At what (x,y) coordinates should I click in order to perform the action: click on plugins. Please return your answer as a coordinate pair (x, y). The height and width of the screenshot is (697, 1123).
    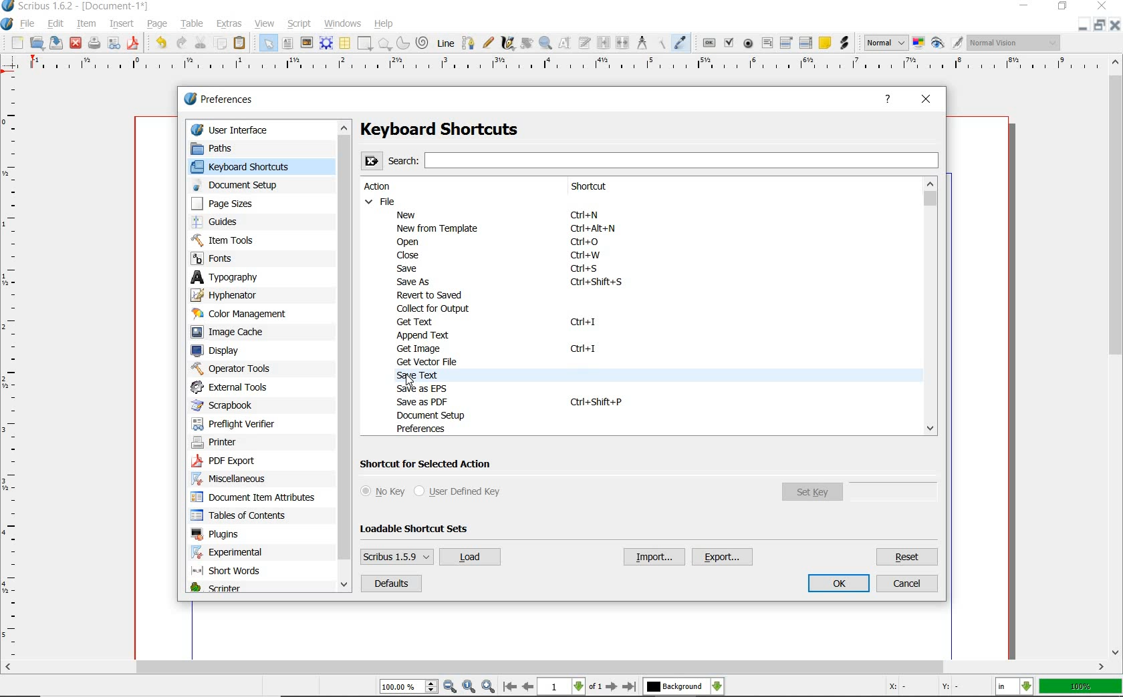
    Looking at the image, I should click on (217, 535).